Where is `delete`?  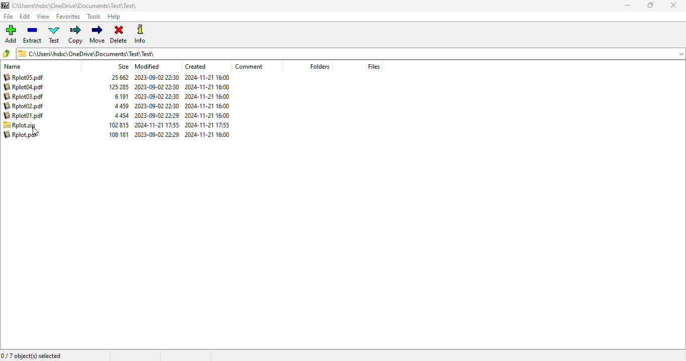
delete is located at coordinates (119, 33).